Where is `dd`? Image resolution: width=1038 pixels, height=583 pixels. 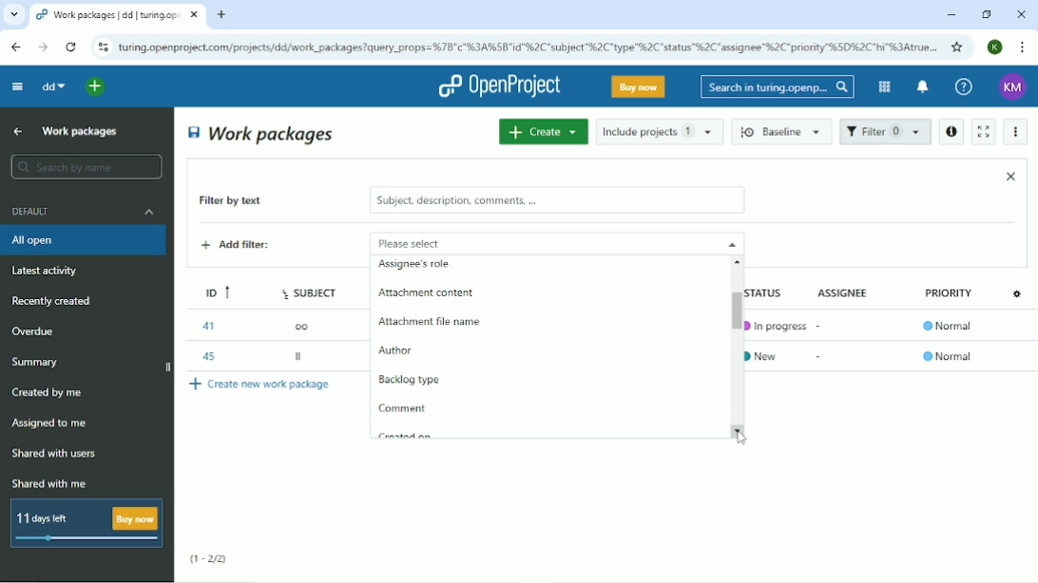 dd is located at coordinates (52, 86).